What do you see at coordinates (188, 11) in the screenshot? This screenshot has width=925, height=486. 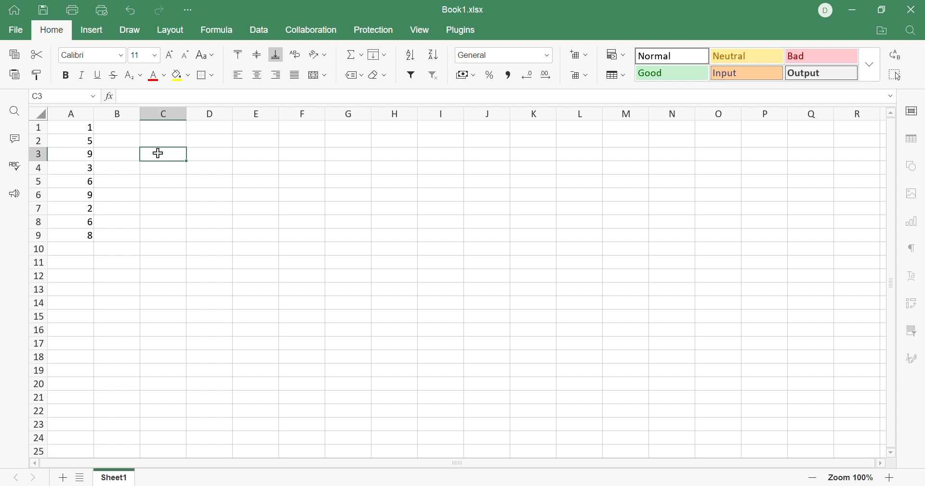 I see `Customize quick access toolbar` at bounding box center [188, 11].